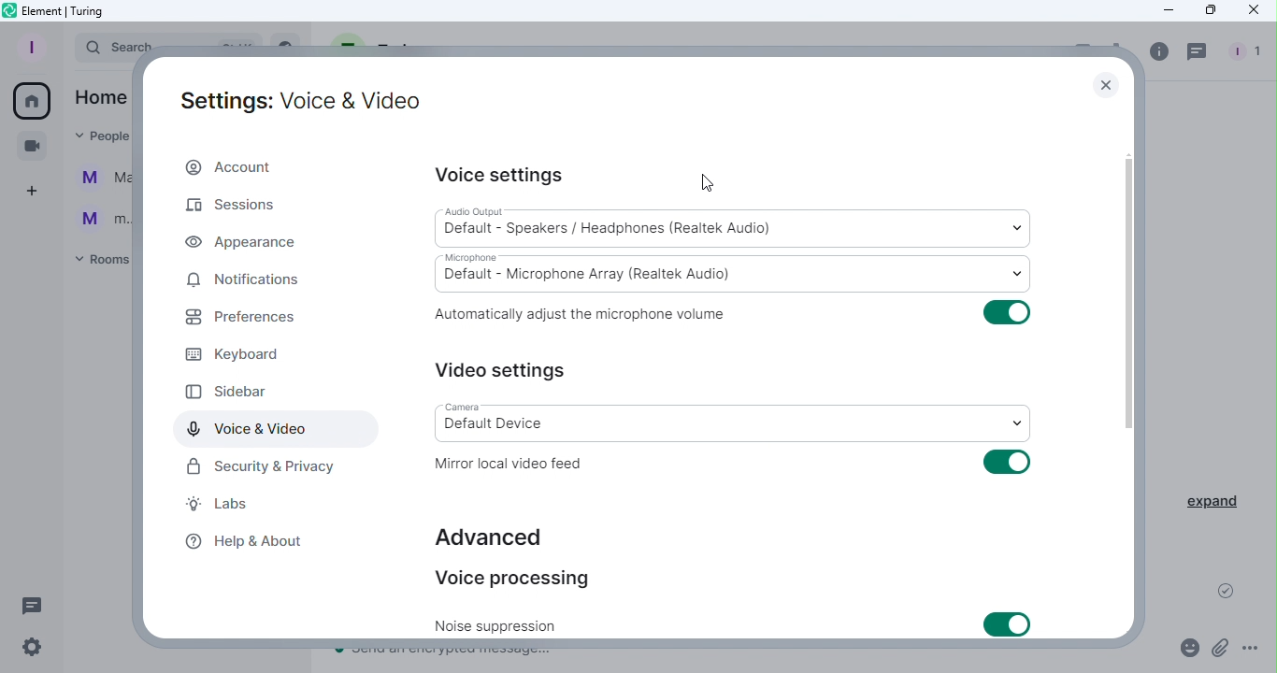 The height and width of the screenshot is (673, 1277). What do you see at coordinates (497, 176) in the screenshot?
I see `Voice settings` at bounding box center [497, 176].